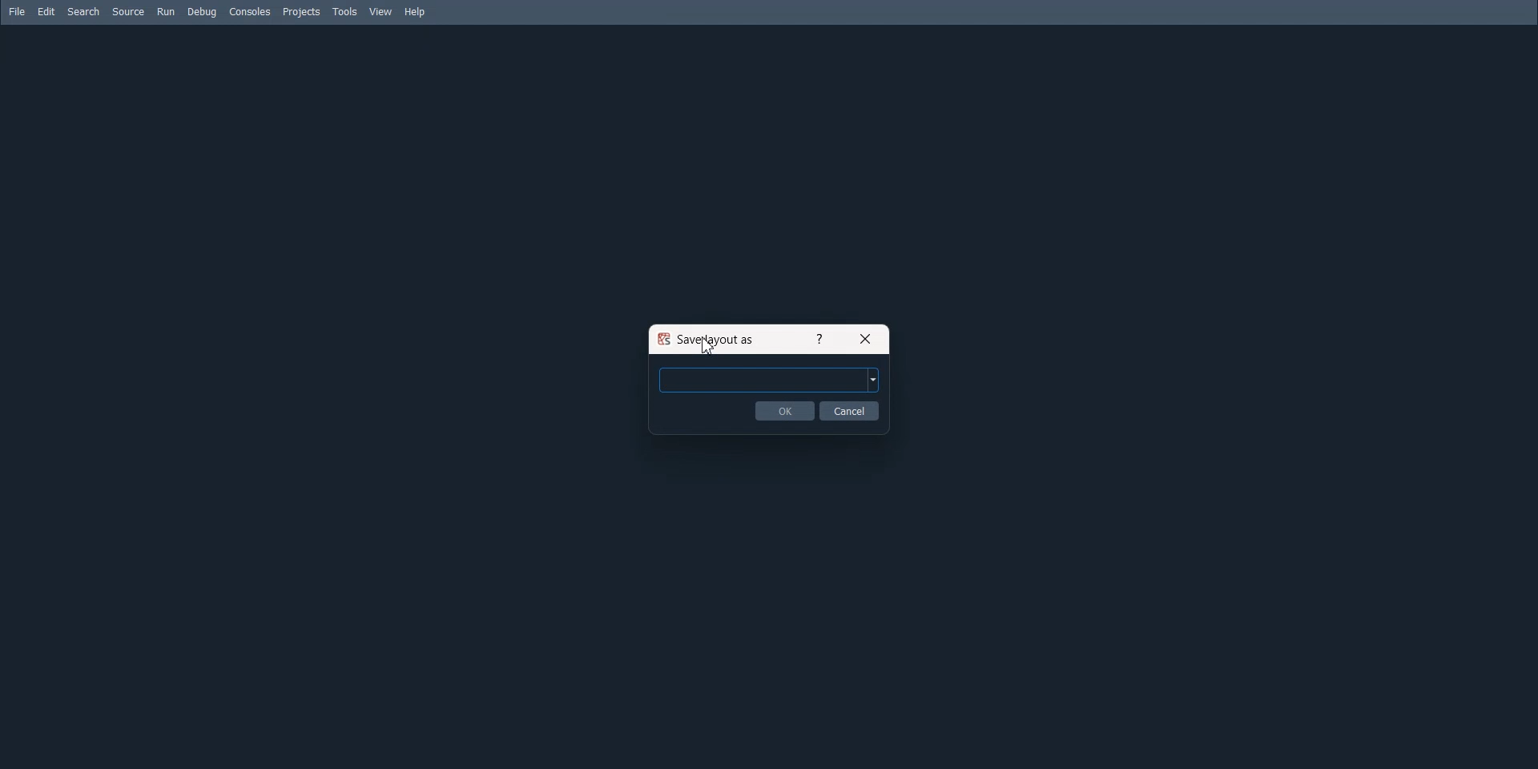 This screenshot has height=769, width=1538. What do you see at coordinates (16, 11) in the screenshot?
I see `File` at bounding box center [16, 11].